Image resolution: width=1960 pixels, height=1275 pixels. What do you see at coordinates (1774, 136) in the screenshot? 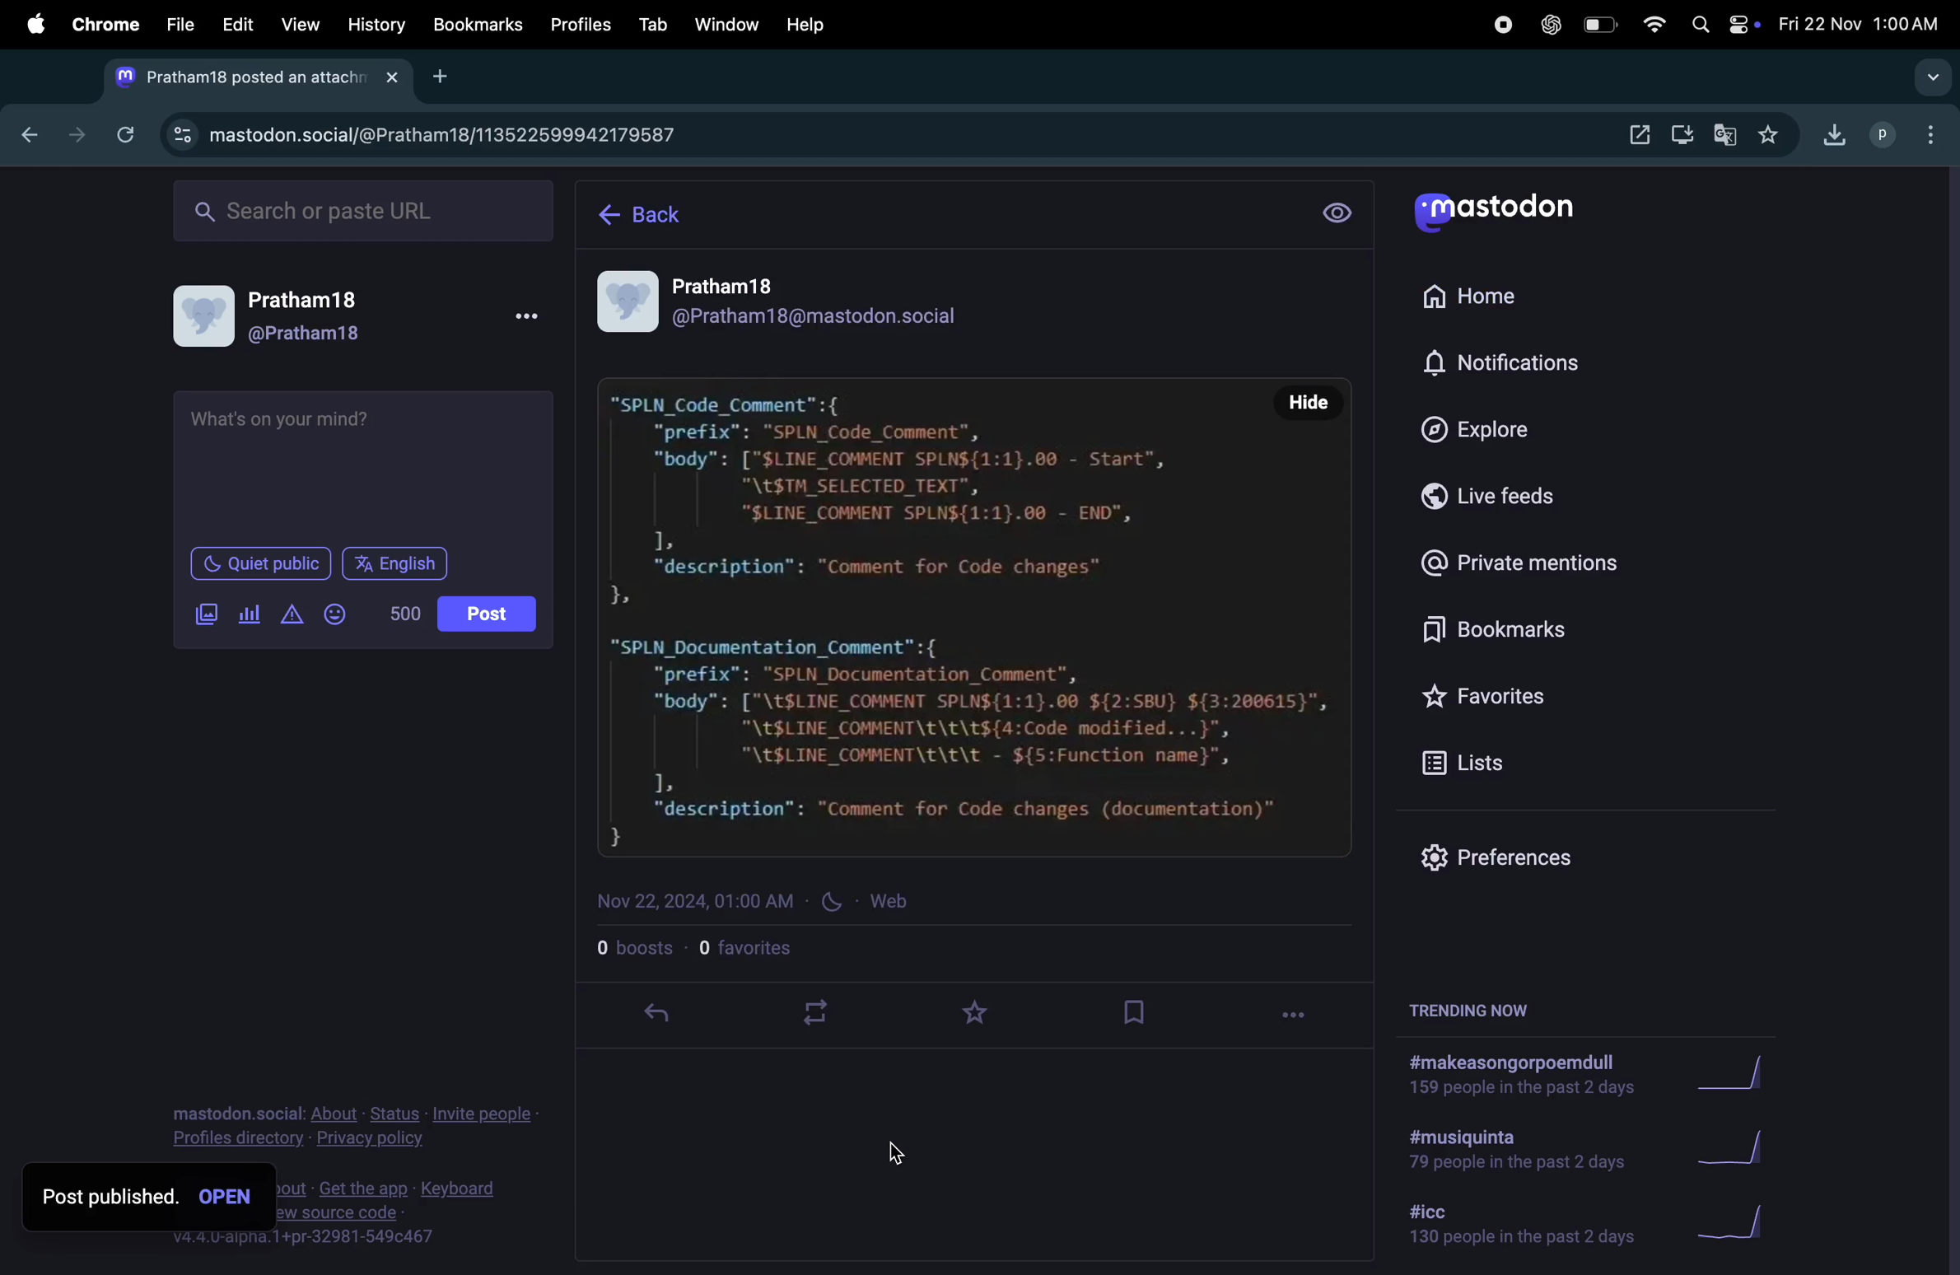
I see `favourite` at bounding box center [1774, 136].